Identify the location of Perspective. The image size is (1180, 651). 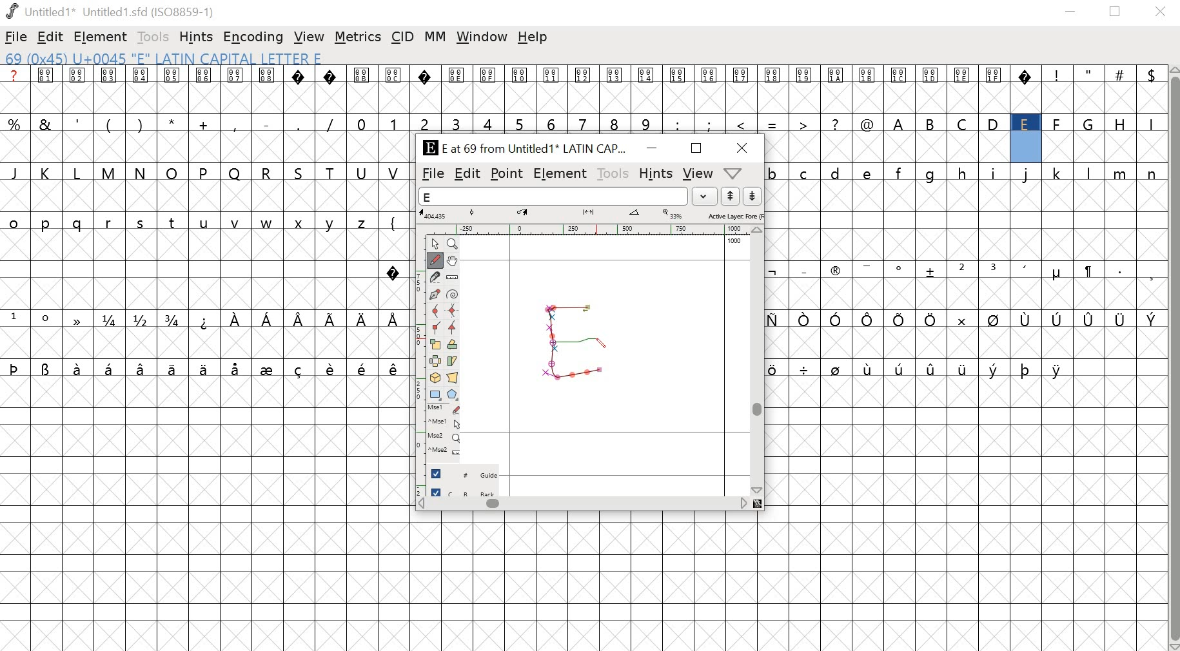
(454, 379).